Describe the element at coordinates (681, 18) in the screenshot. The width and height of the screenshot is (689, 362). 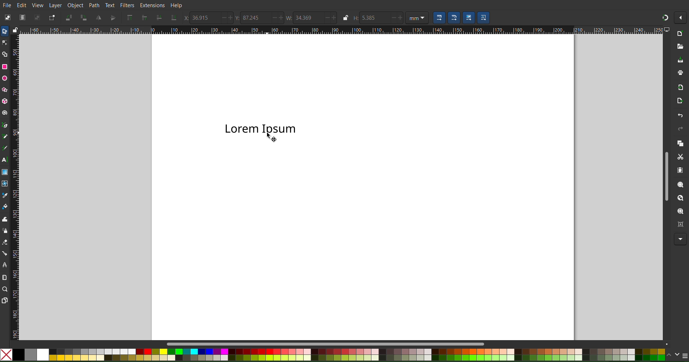
I see `Options` at that location.